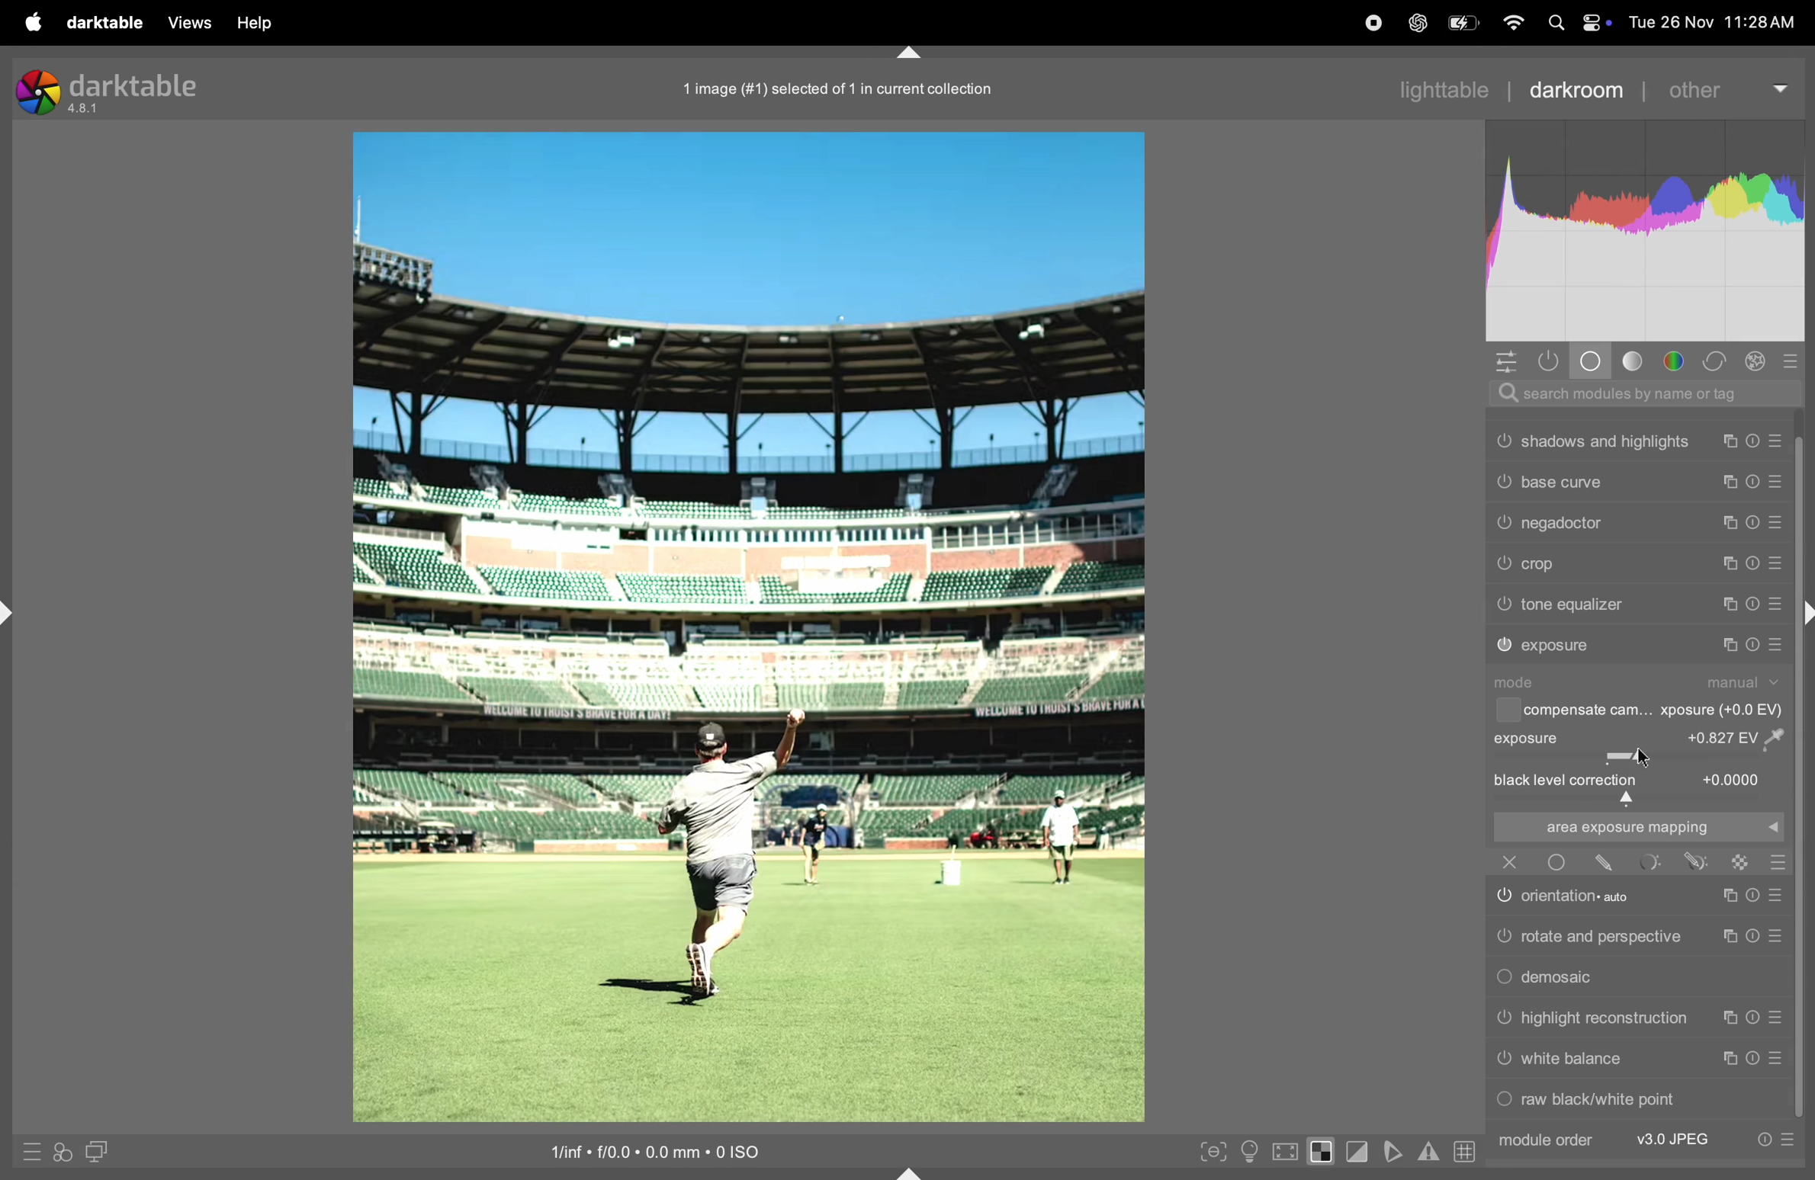 This screenshot has width=1815, height=1180. Describe the element at coordinates (1717, 21) in the screenshot. I see `date and time` at that location.